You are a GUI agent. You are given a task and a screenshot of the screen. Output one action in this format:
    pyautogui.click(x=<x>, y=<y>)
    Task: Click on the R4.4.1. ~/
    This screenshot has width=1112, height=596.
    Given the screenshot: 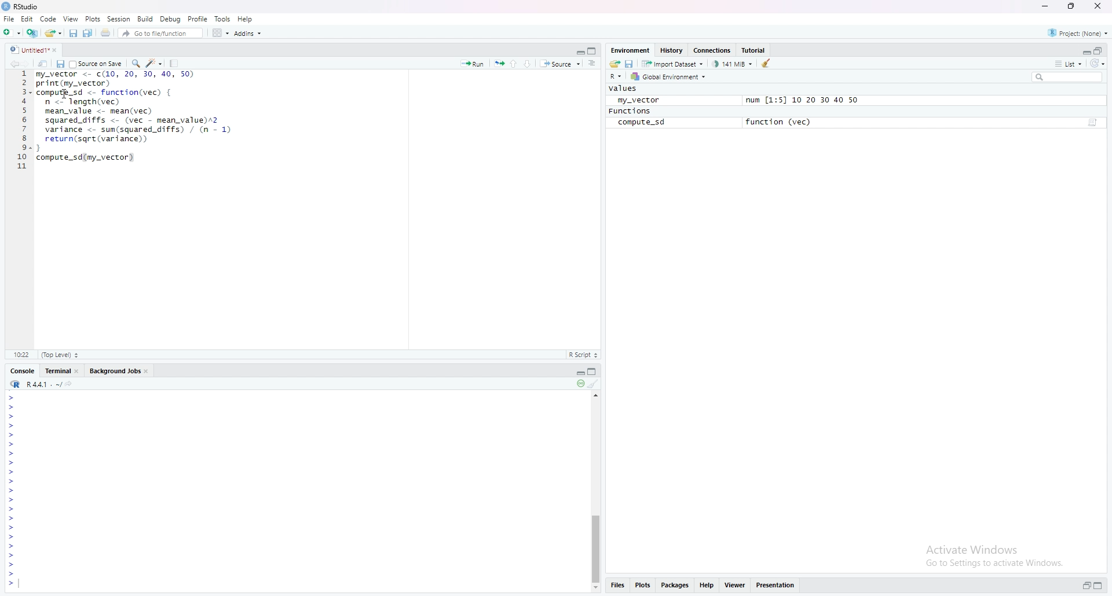 What is the action you would take?
    pyautogui.click(x=44, y=384)
    